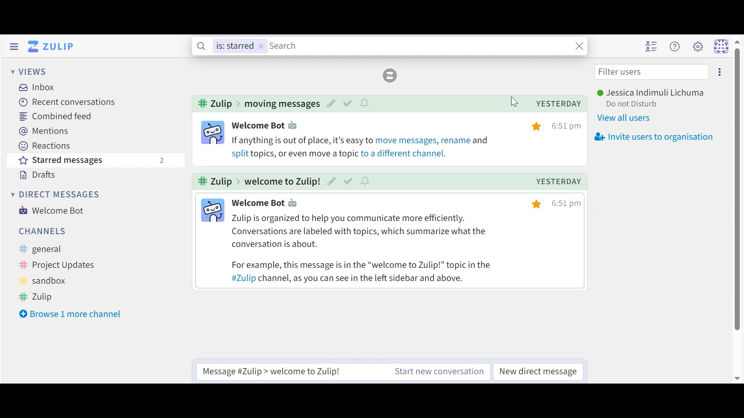 This screenshot has width=744, height=418. Describe the element at coordinates (348, 103) in the screenshot. I see `mark` at that location.